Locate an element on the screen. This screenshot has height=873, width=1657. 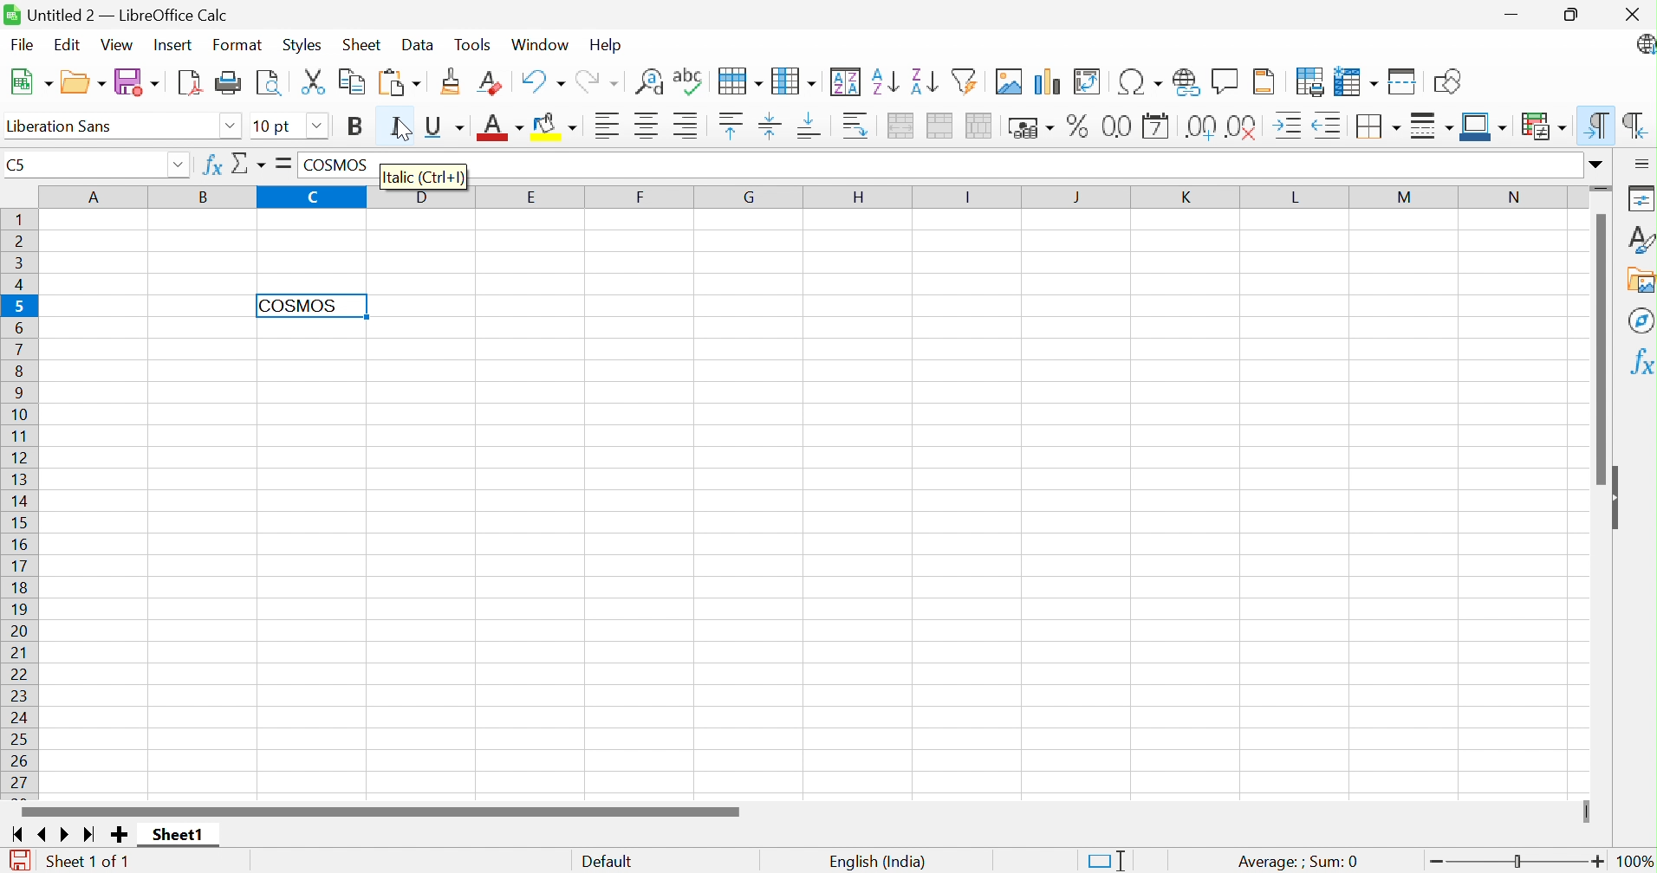
Column is located at coordinates (794, 81).